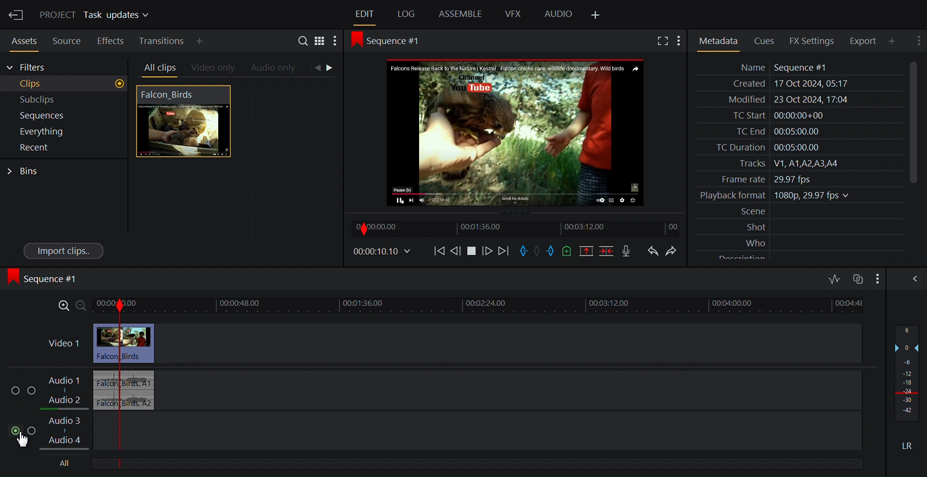  I want to click on Play, so click(473, 253).